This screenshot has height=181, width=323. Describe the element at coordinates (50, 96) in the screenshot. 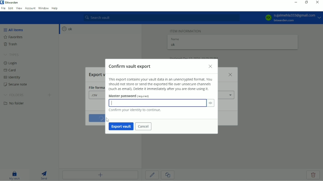

I see `Create folder` at that location.